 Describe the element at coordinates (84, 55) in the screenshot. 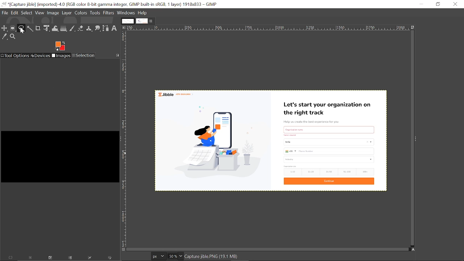

I see `Selection` at that location.